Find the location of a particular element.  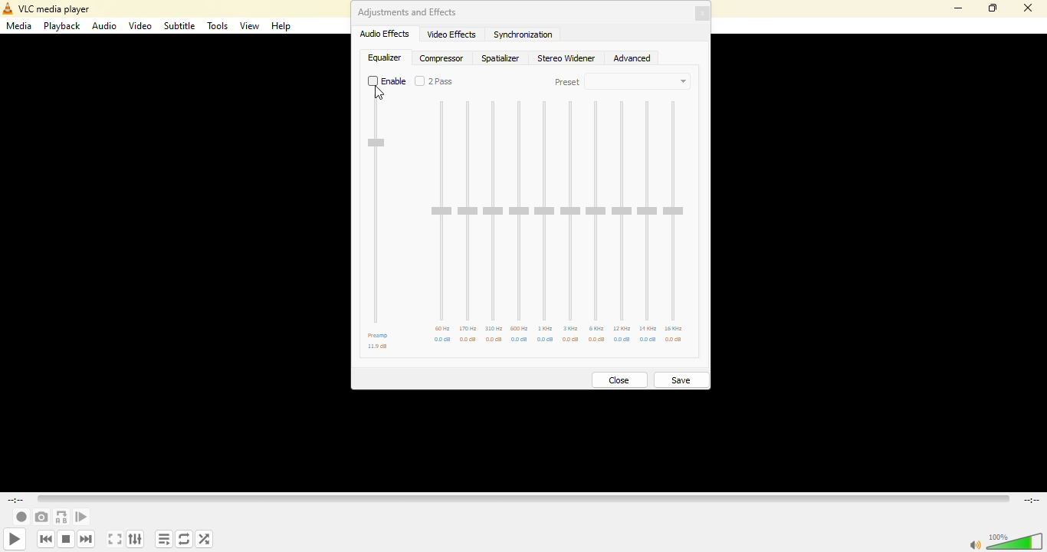

compressor is located at coordinates (443, 58).